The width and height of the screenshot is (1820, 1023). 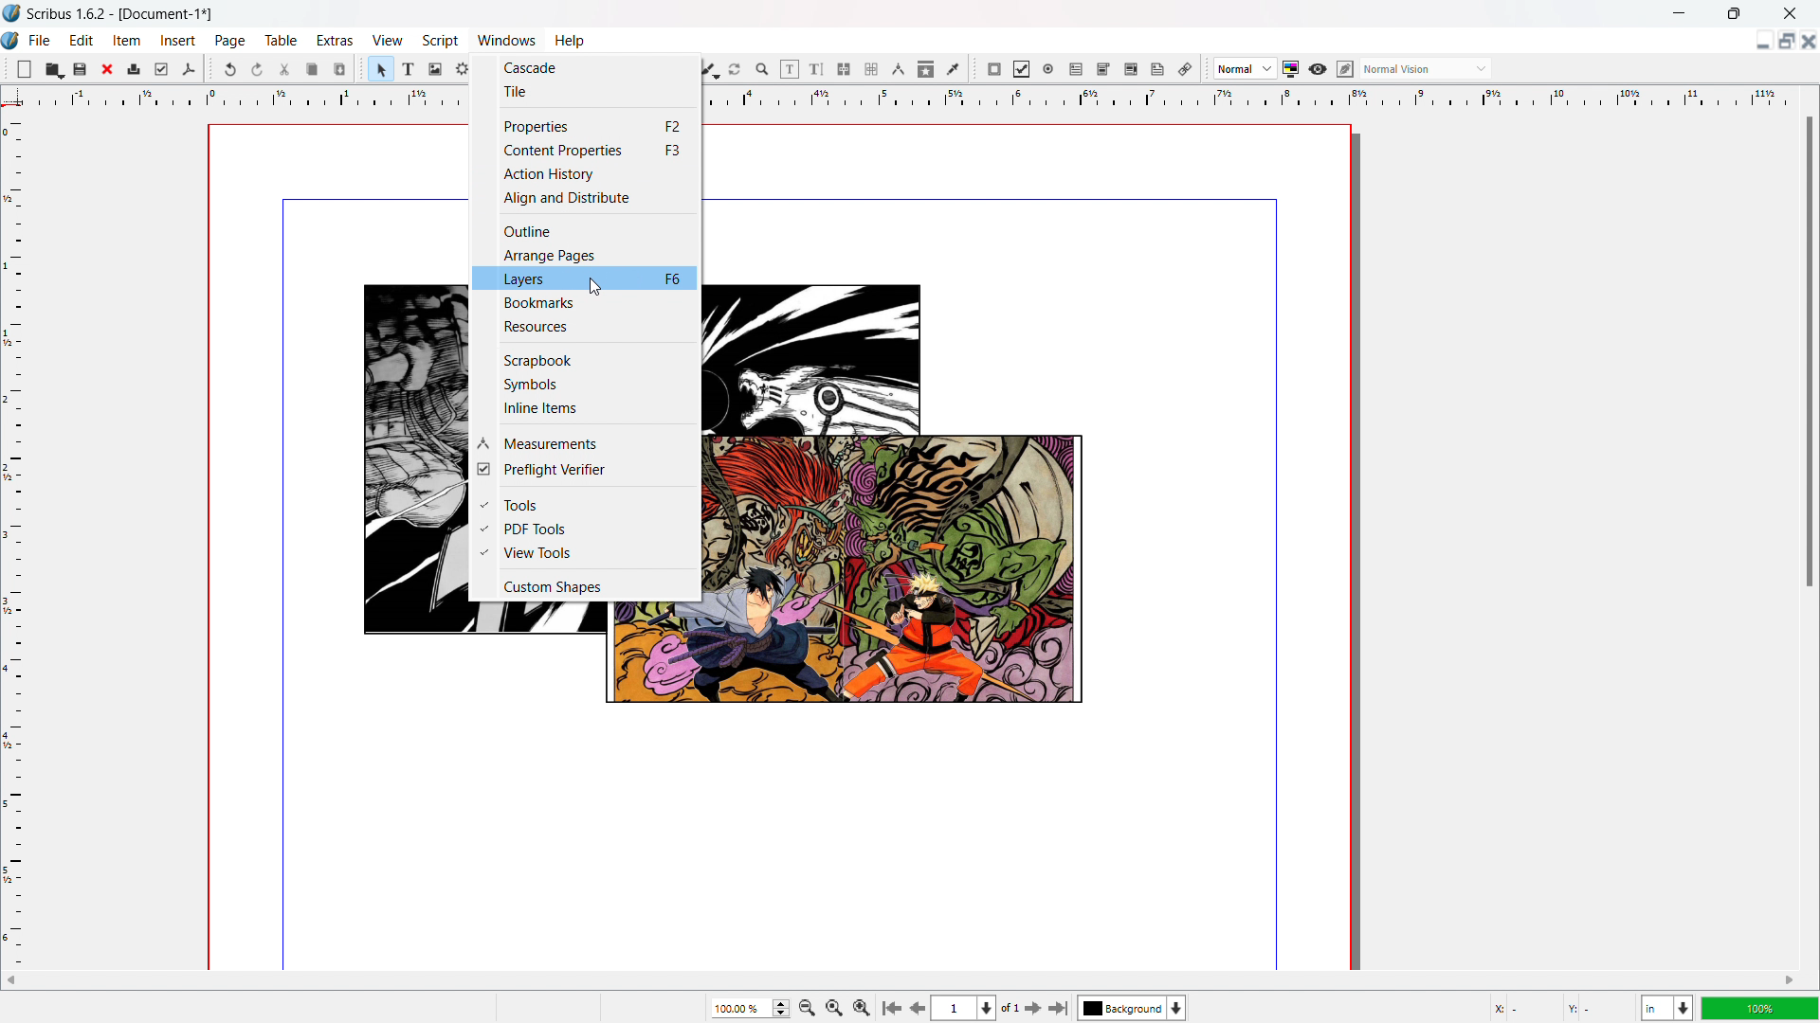 What do you see at coordinates (229, 69) in the screenshot?
I see `undo` at bounding box center [229, 69].